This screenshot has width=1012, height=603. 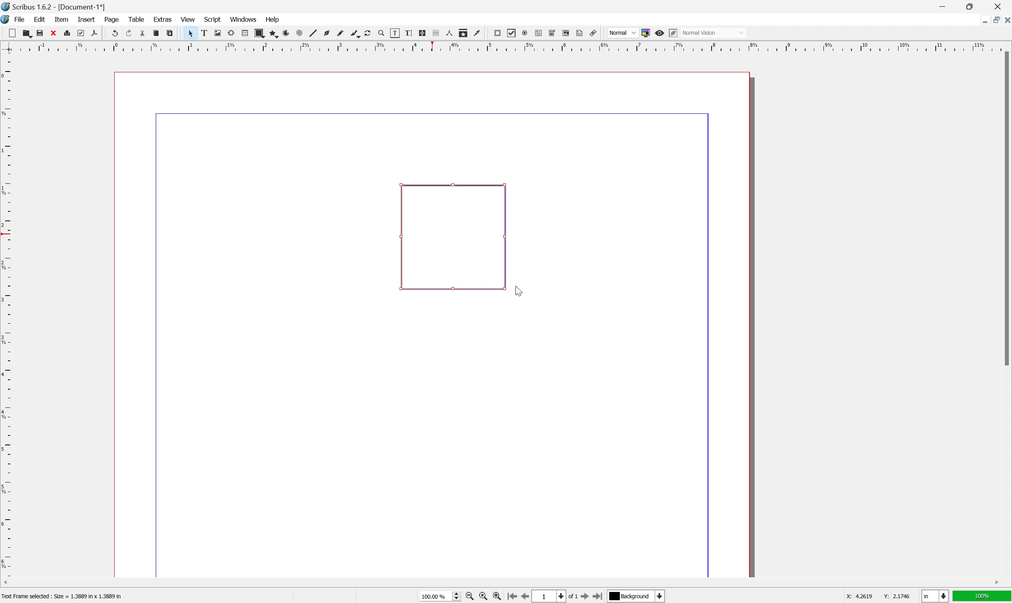 I want to click on insert, so click(x=87, y=20).